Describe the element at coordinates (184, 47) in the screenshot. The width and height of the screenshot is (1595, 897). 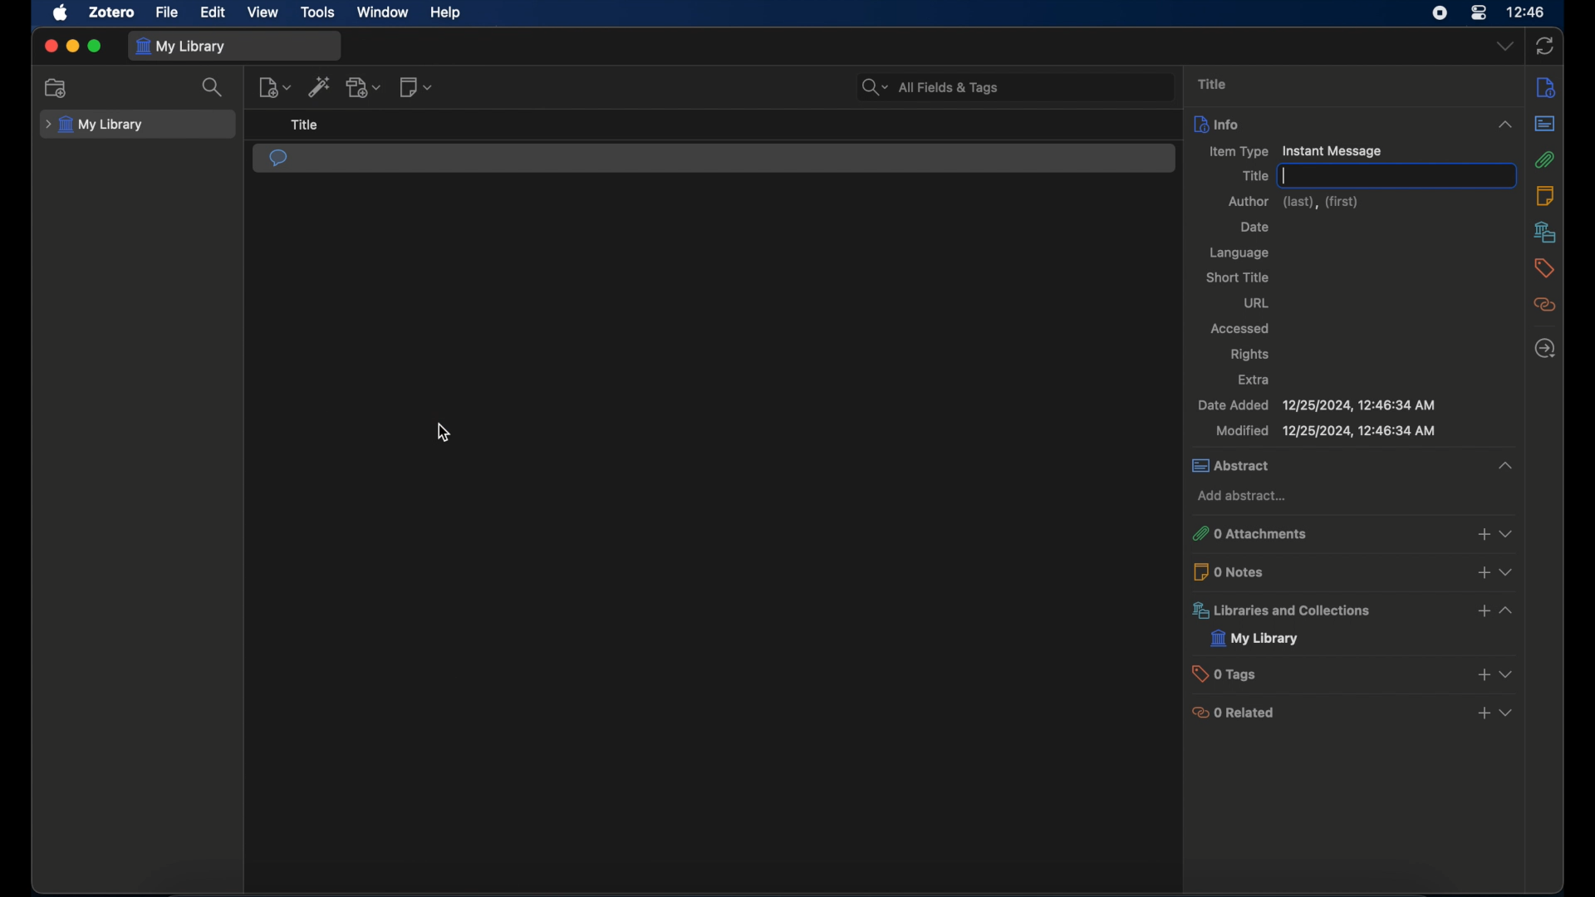
I see `my library` at that location.